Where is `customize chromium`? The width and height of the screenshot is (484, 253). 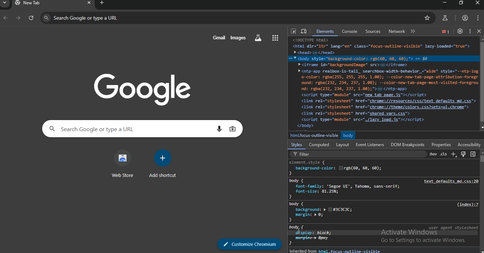 customize chromium is located at coordinates (249, 243).